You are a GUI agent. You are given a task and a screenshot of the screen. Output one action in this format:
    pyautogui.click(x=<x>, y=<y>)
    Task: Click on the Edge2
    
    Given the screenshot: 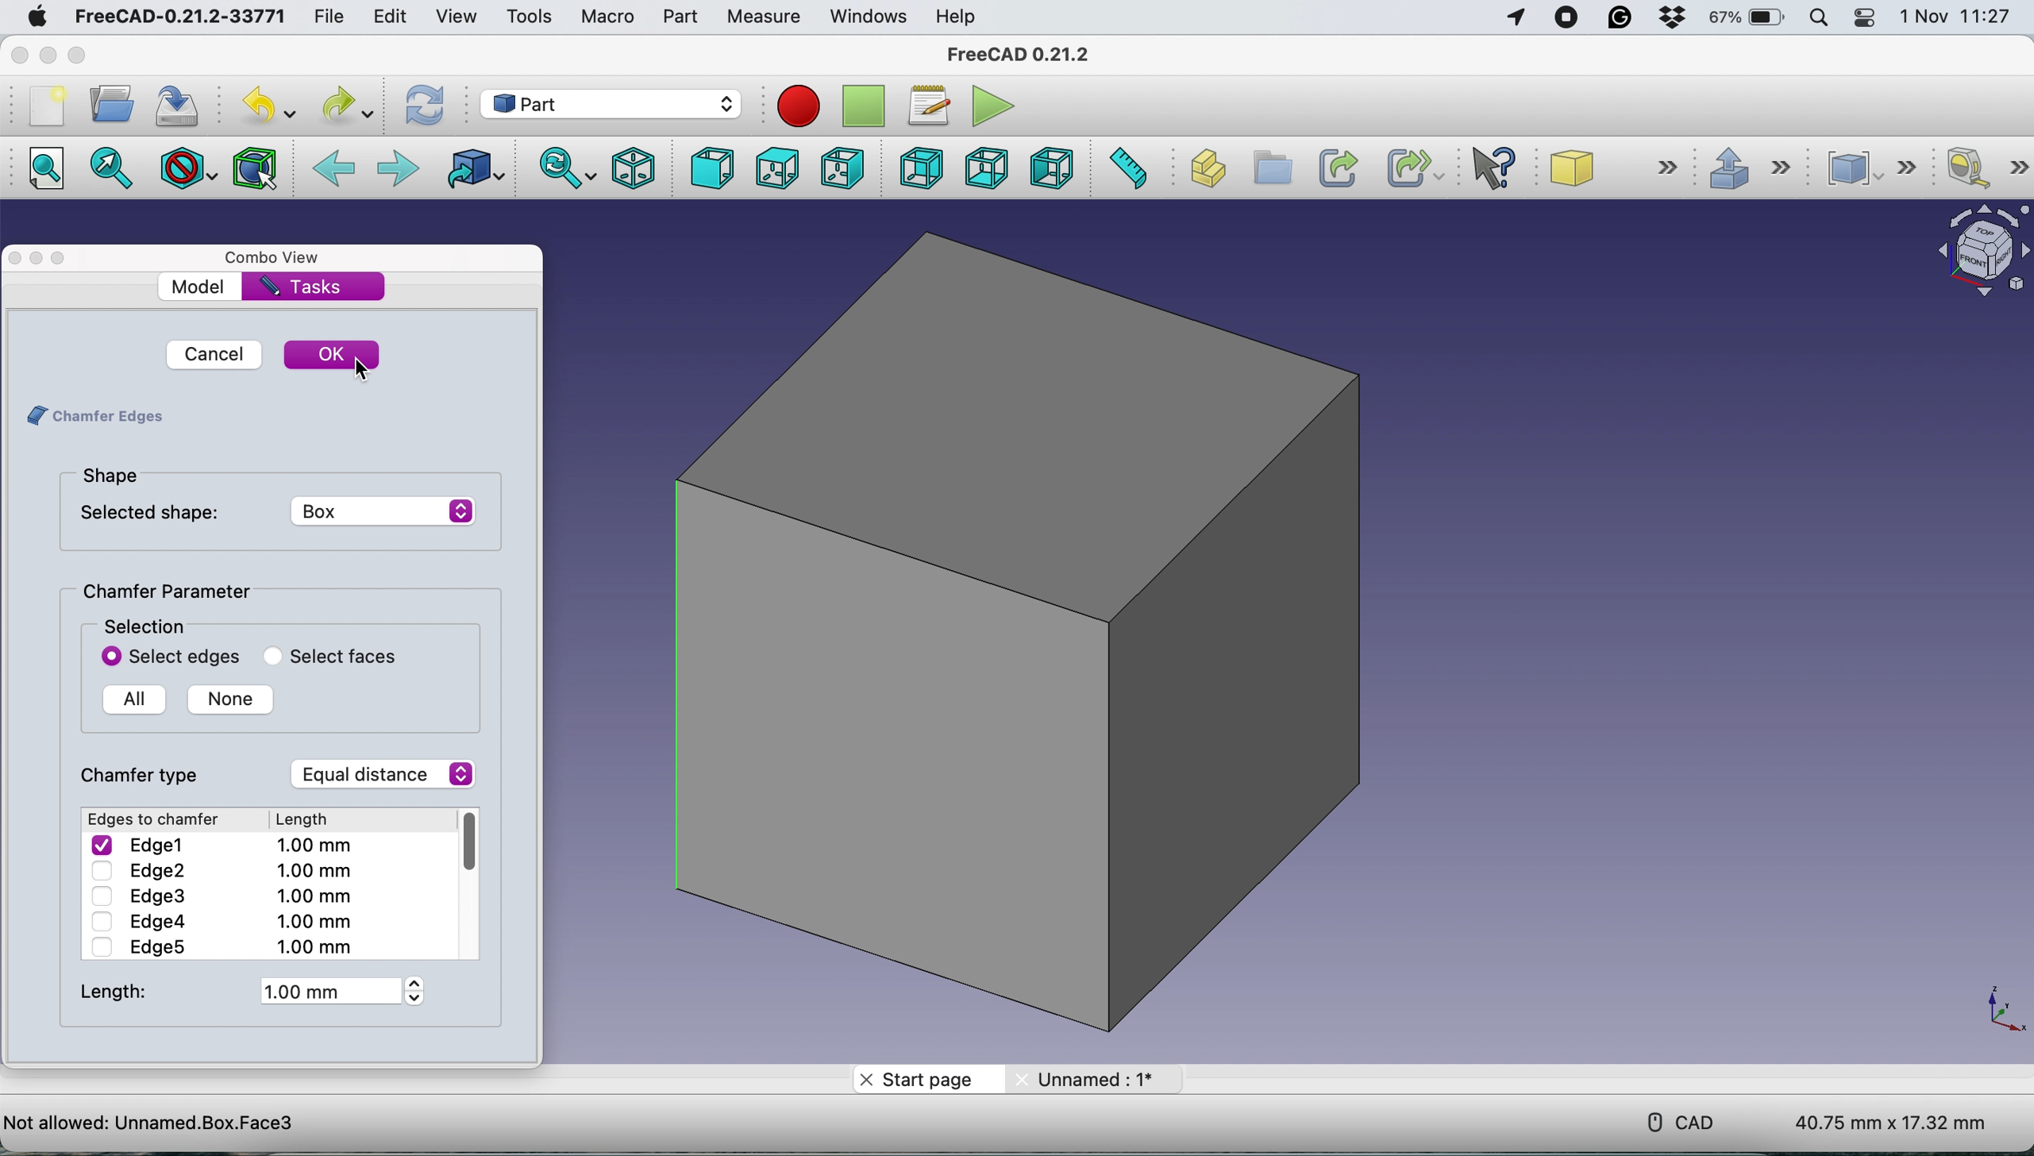 What is the action you would take?
    pyautogui.click(x=232, y=870)
    